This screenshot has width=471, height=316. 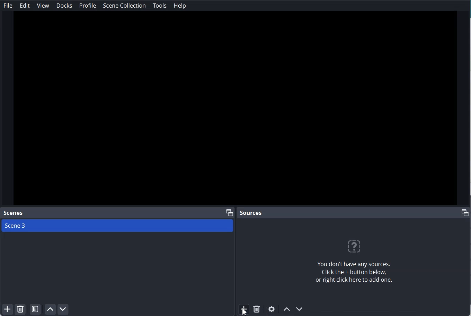 What do you see at coordinates (6, 310) in the screenshot?
I see `Add Scene` at bounding box center [6, 310].